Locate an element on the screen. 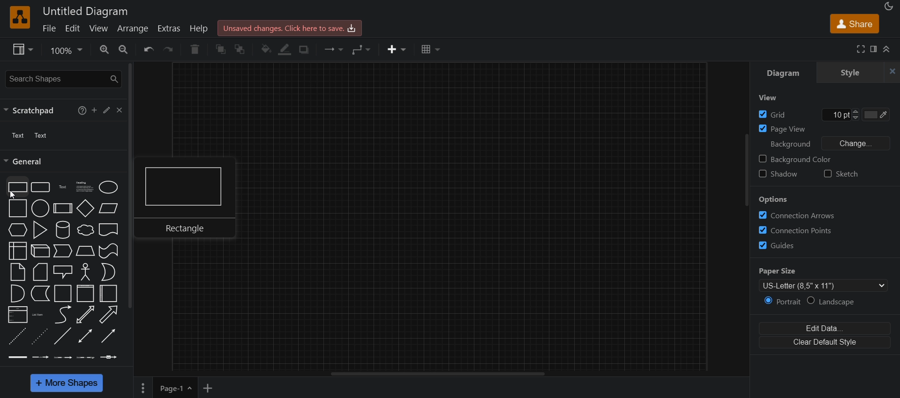  data storage is located at coordinates (40, 295).